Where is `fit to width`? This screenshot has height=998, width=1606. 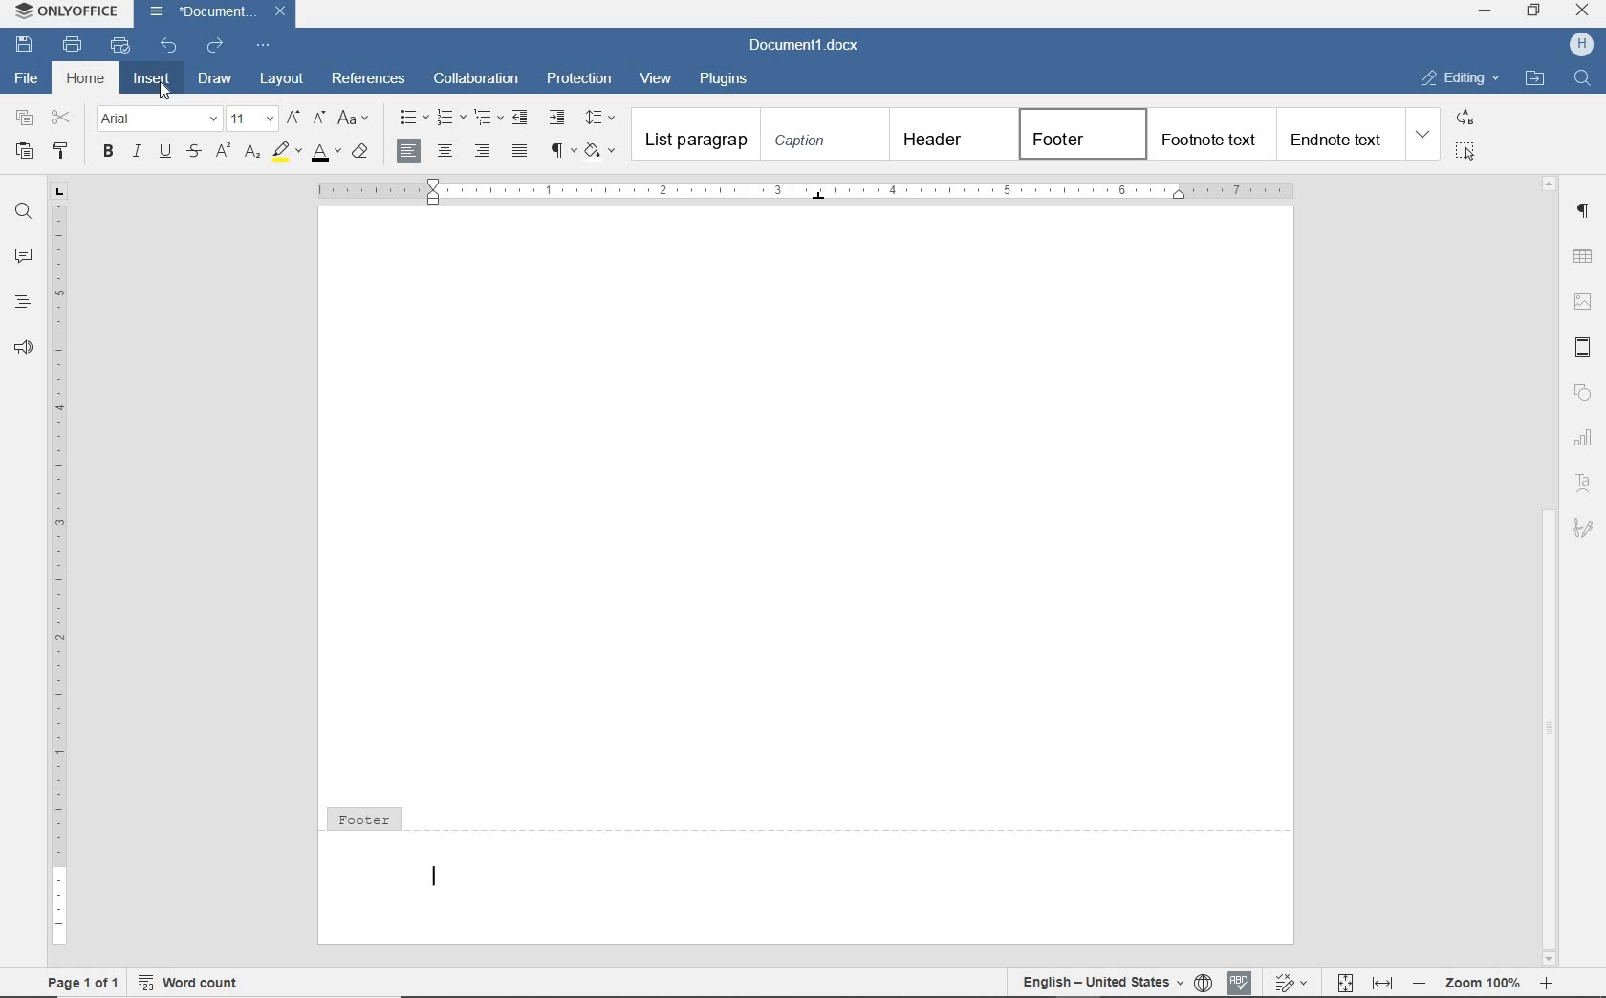
fit to width is located at coordinates (1383, 985).